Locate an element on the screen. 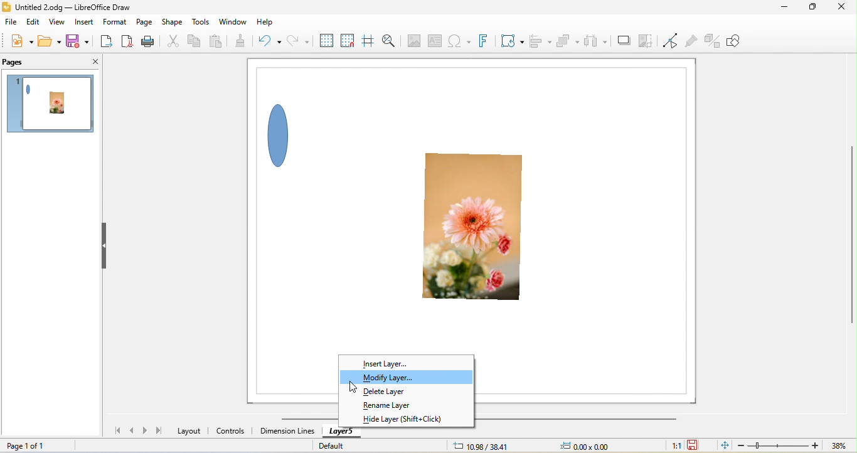  snap to grid is located at coordinates (349, 40).